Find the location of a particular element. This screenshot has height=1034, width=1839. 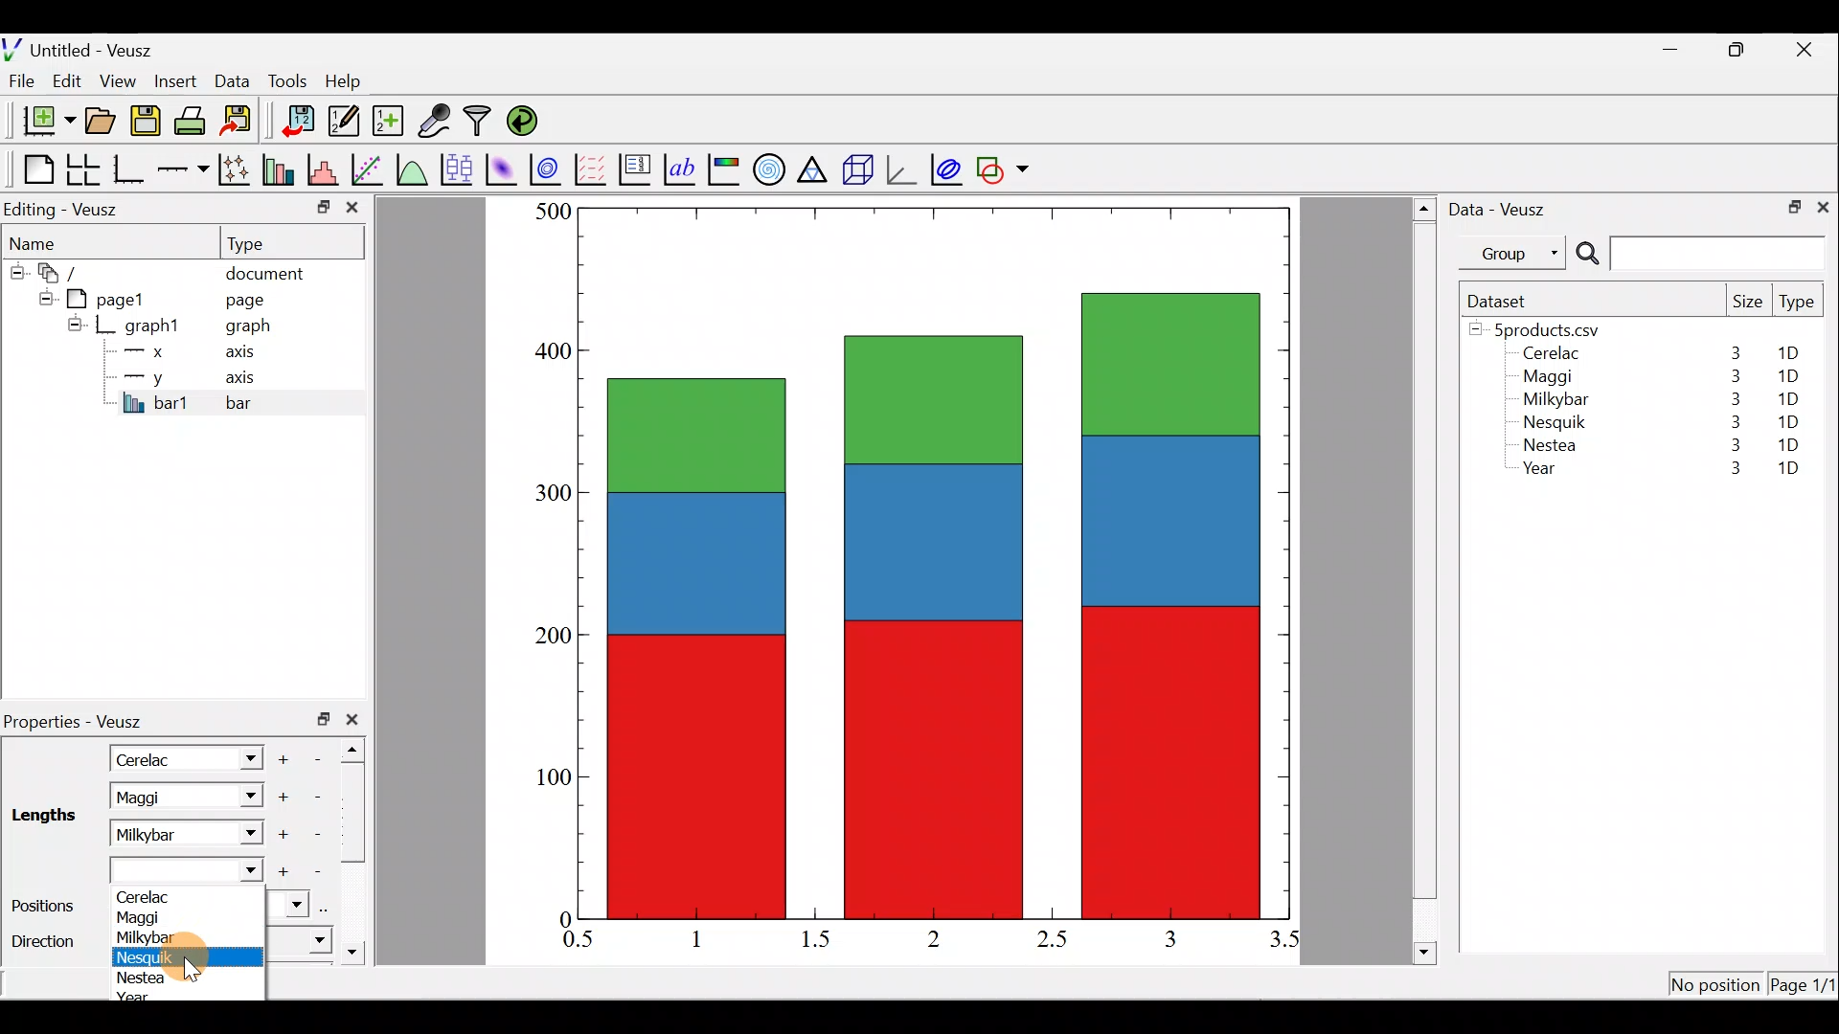

Tools is located at coordinates (286, 79).